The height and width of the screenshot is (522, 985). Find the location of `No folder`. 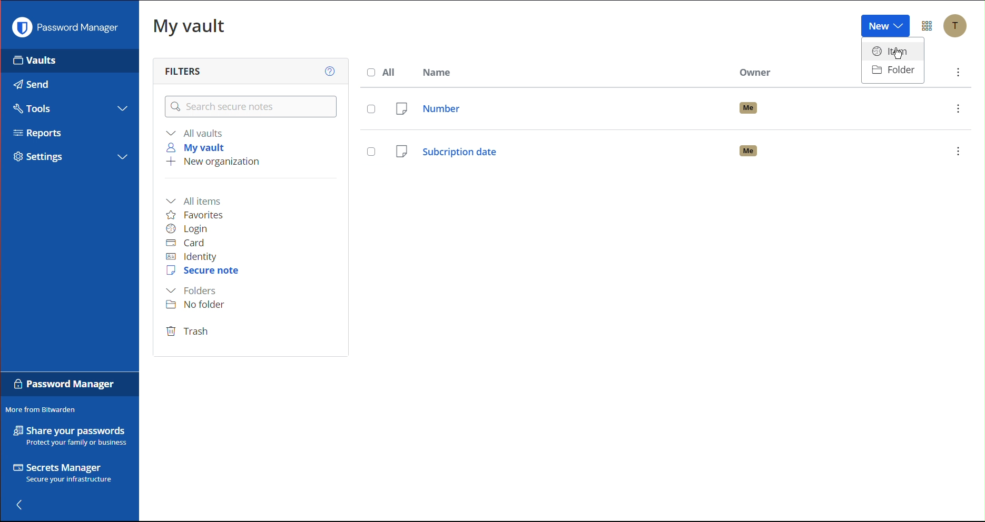

No folder is located at coordinates (200, 305).